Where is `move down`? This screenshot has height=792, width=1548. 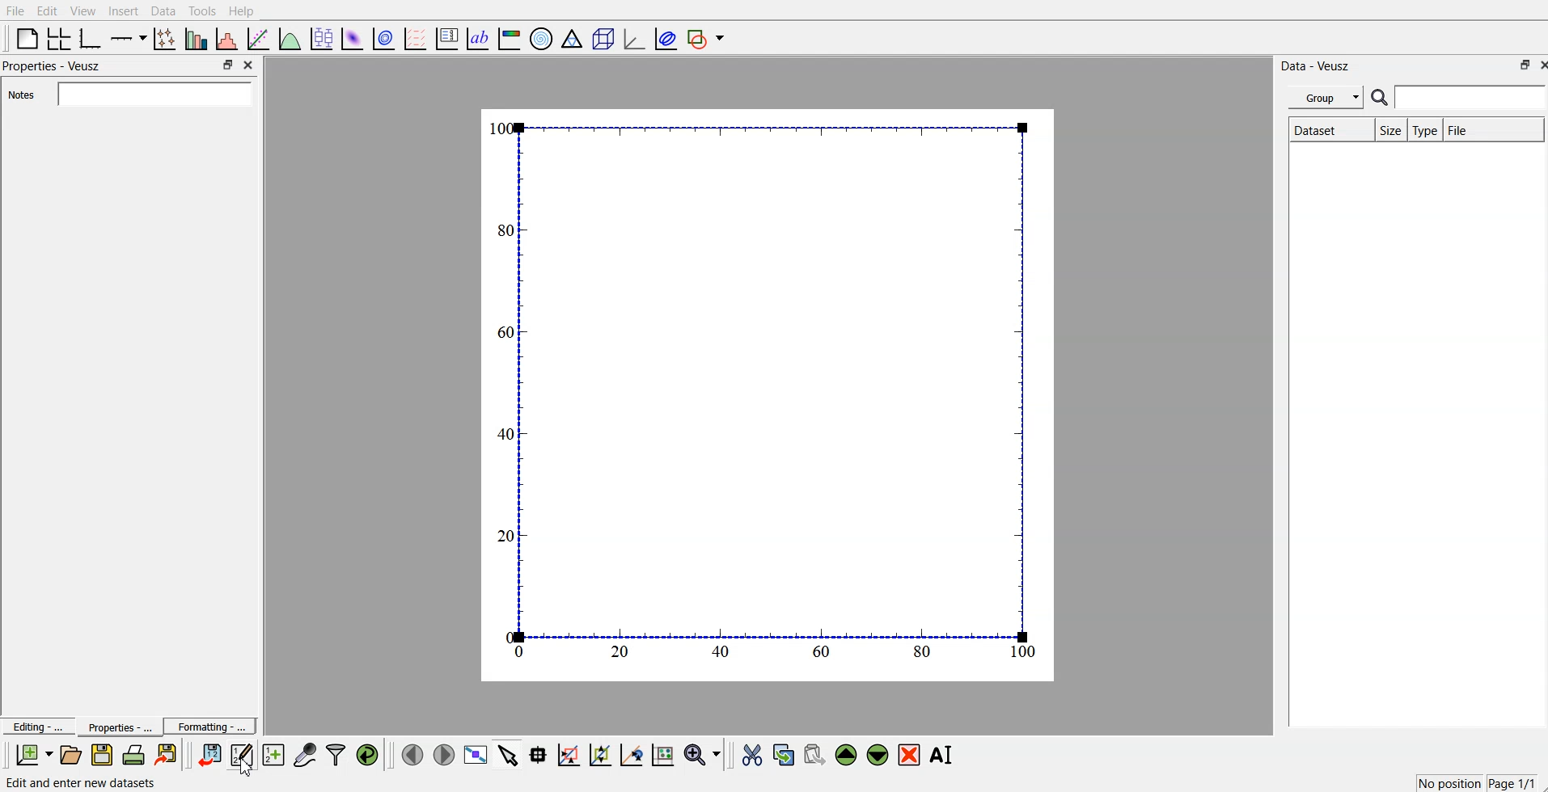
move down is located at coordinates (878, 753).